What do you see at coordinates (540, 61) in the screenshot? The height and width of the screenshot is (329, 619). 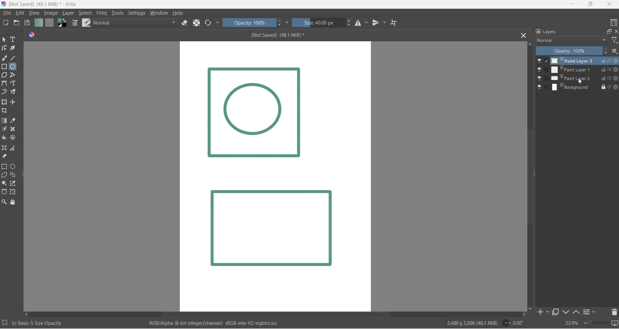 I see `visibility` at bounding box center [540, 61].